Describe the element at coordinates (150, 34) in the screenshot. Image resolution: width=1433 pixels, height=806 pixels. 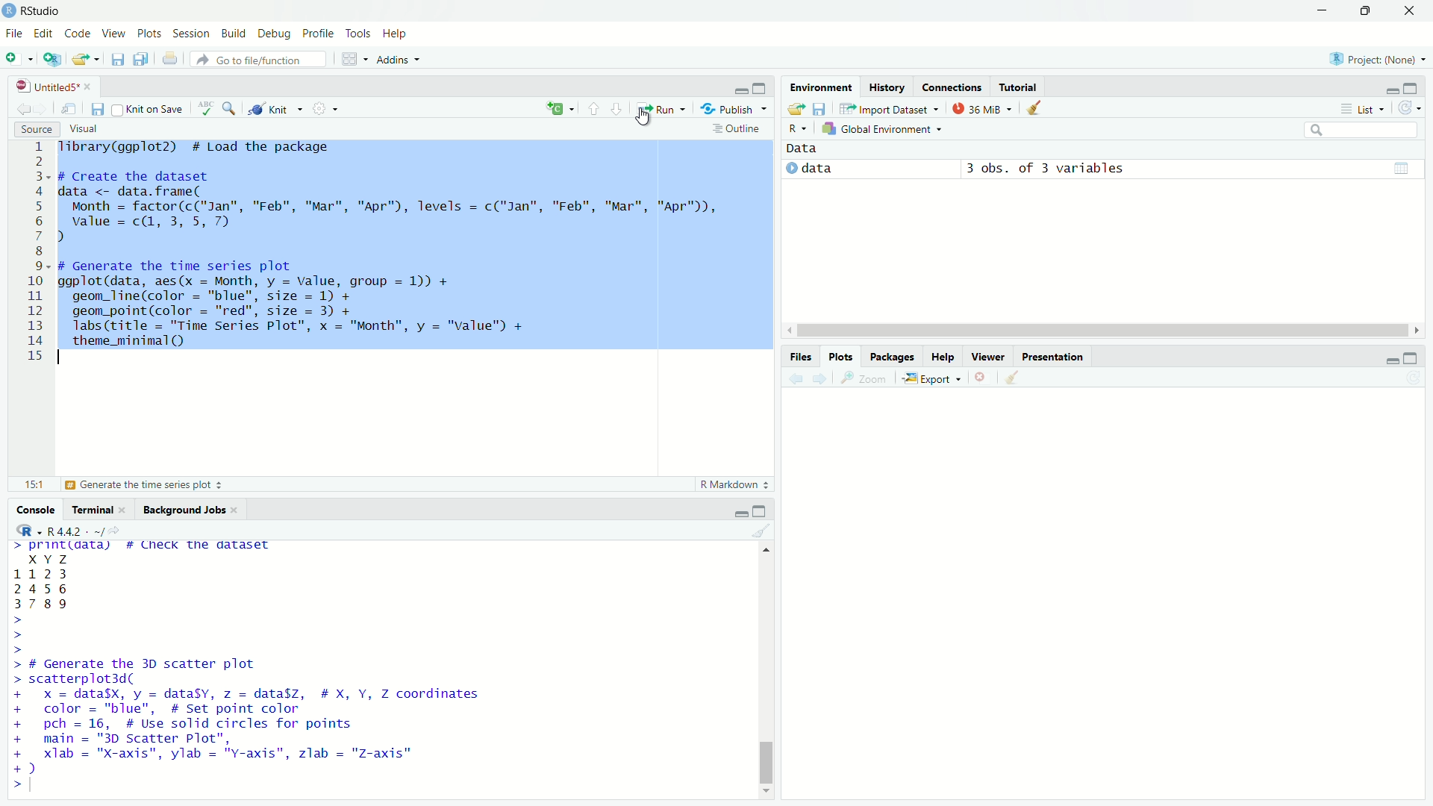
I see `plots` at that location.